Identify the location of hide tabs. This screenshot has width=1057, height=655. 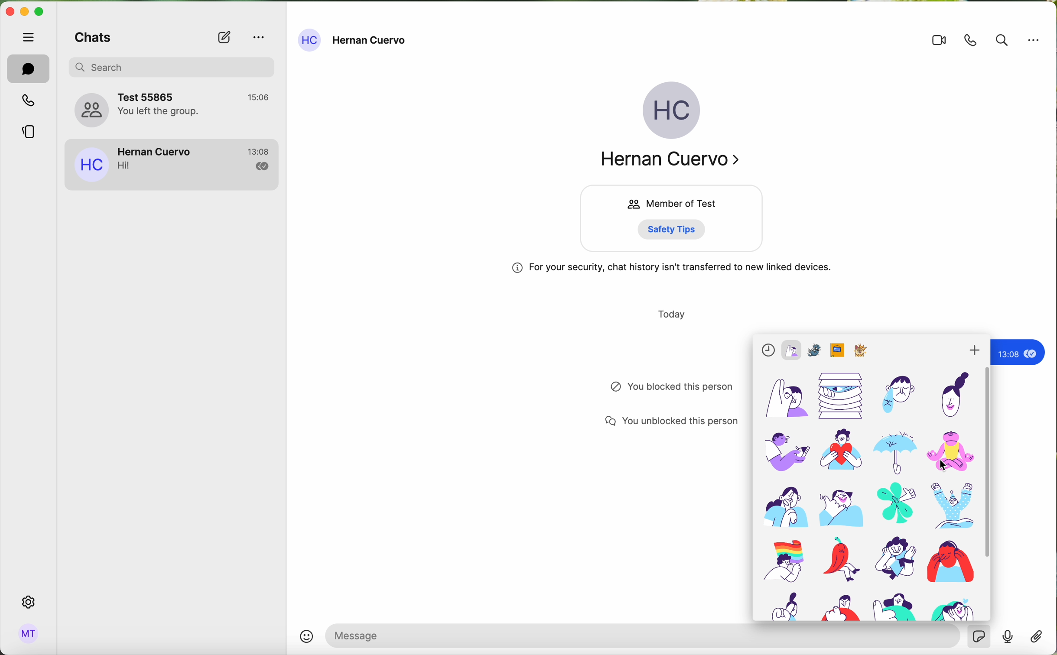
(29, 37).